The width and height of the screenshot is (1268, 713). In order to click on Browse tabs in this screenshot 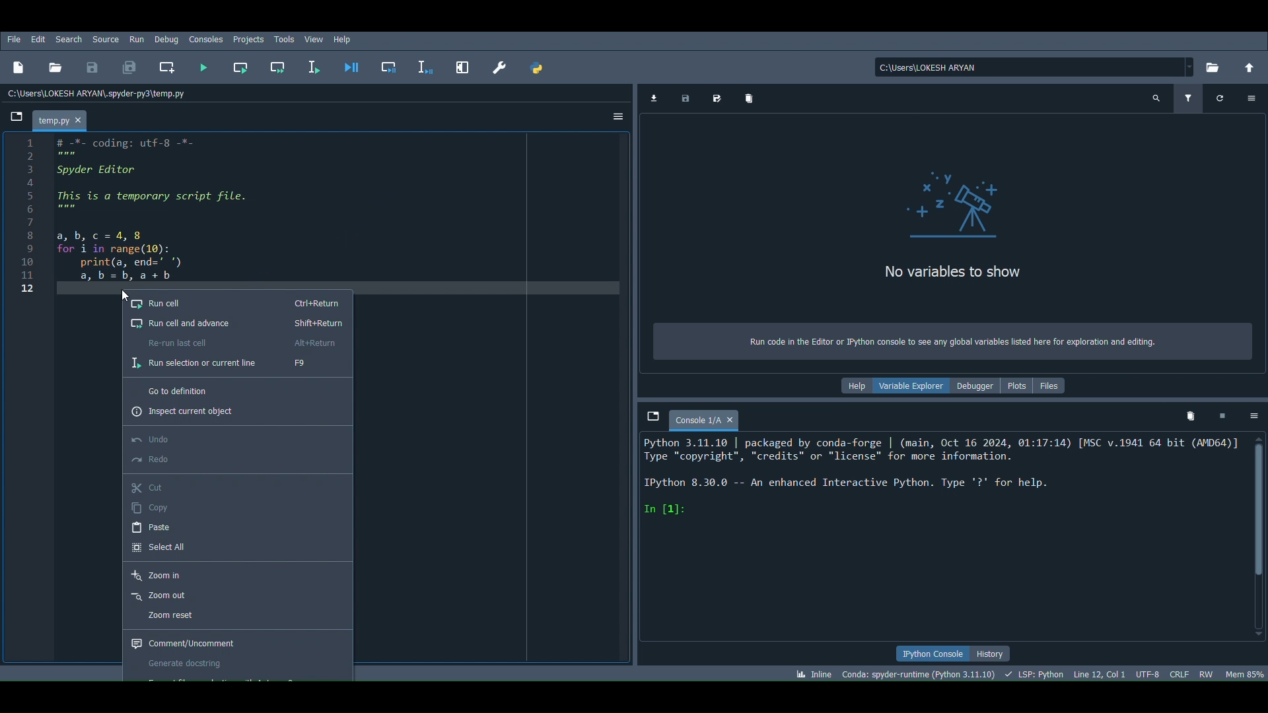, I will do `click(654, 415)`.